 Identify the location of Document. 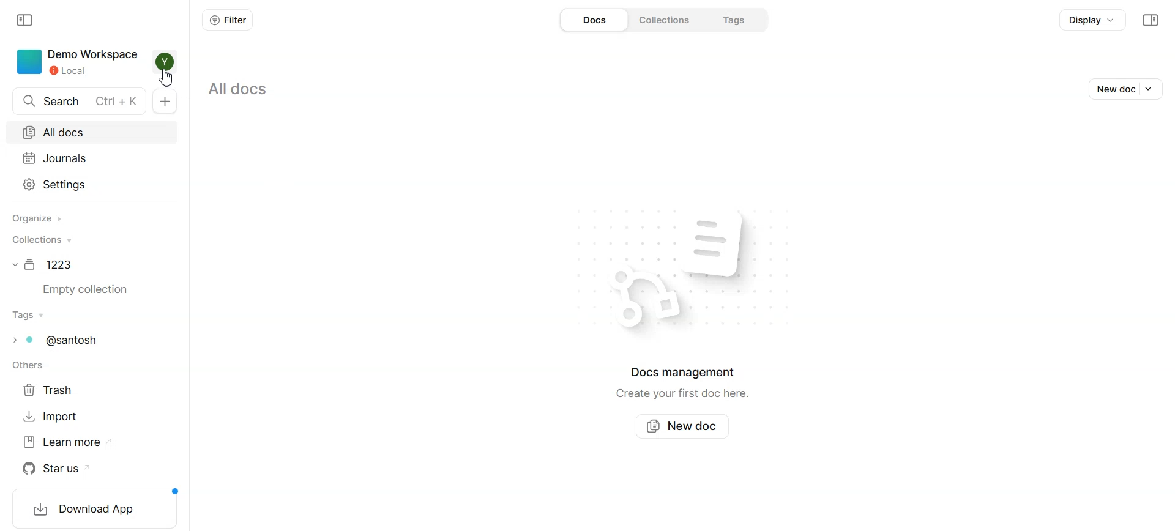
(46, 264).